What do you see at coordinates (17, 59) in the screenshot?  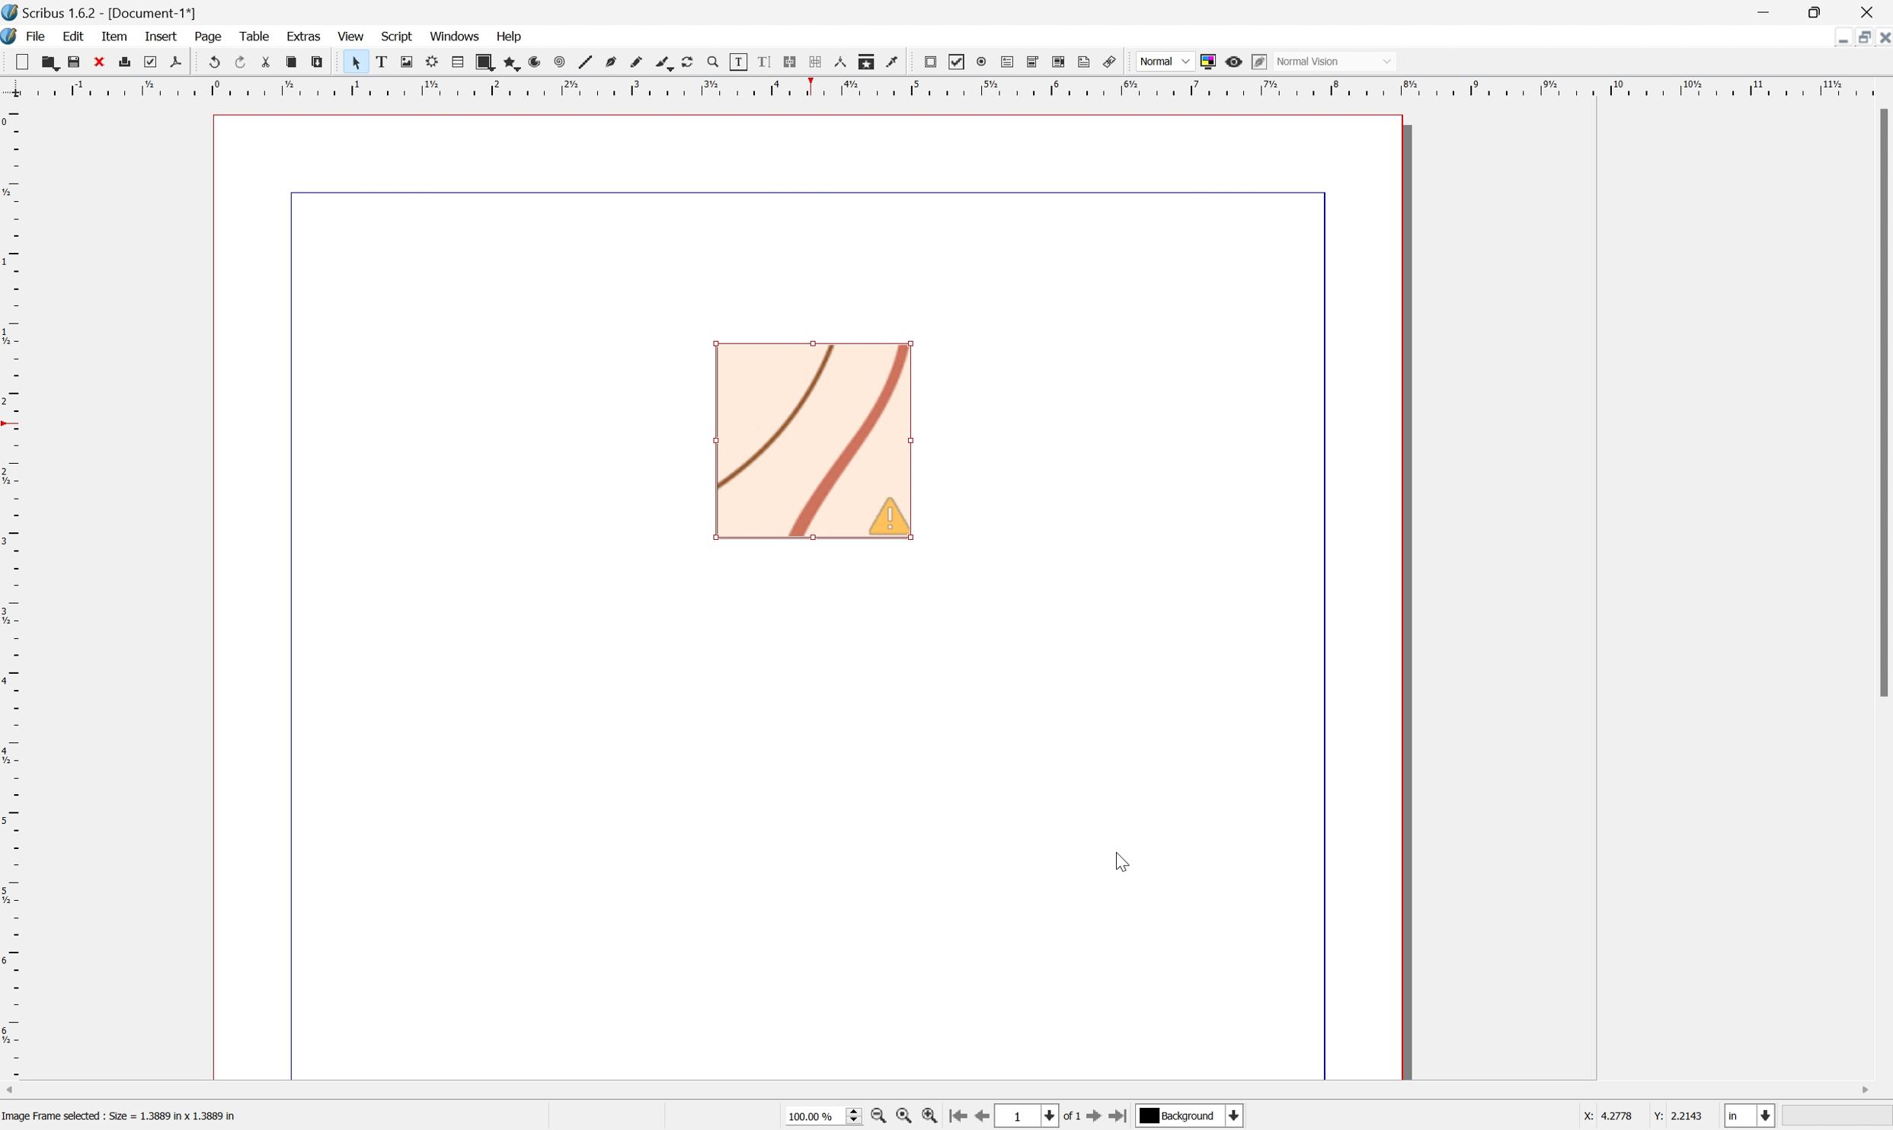 I see `New` at bounding box center [17, 59].